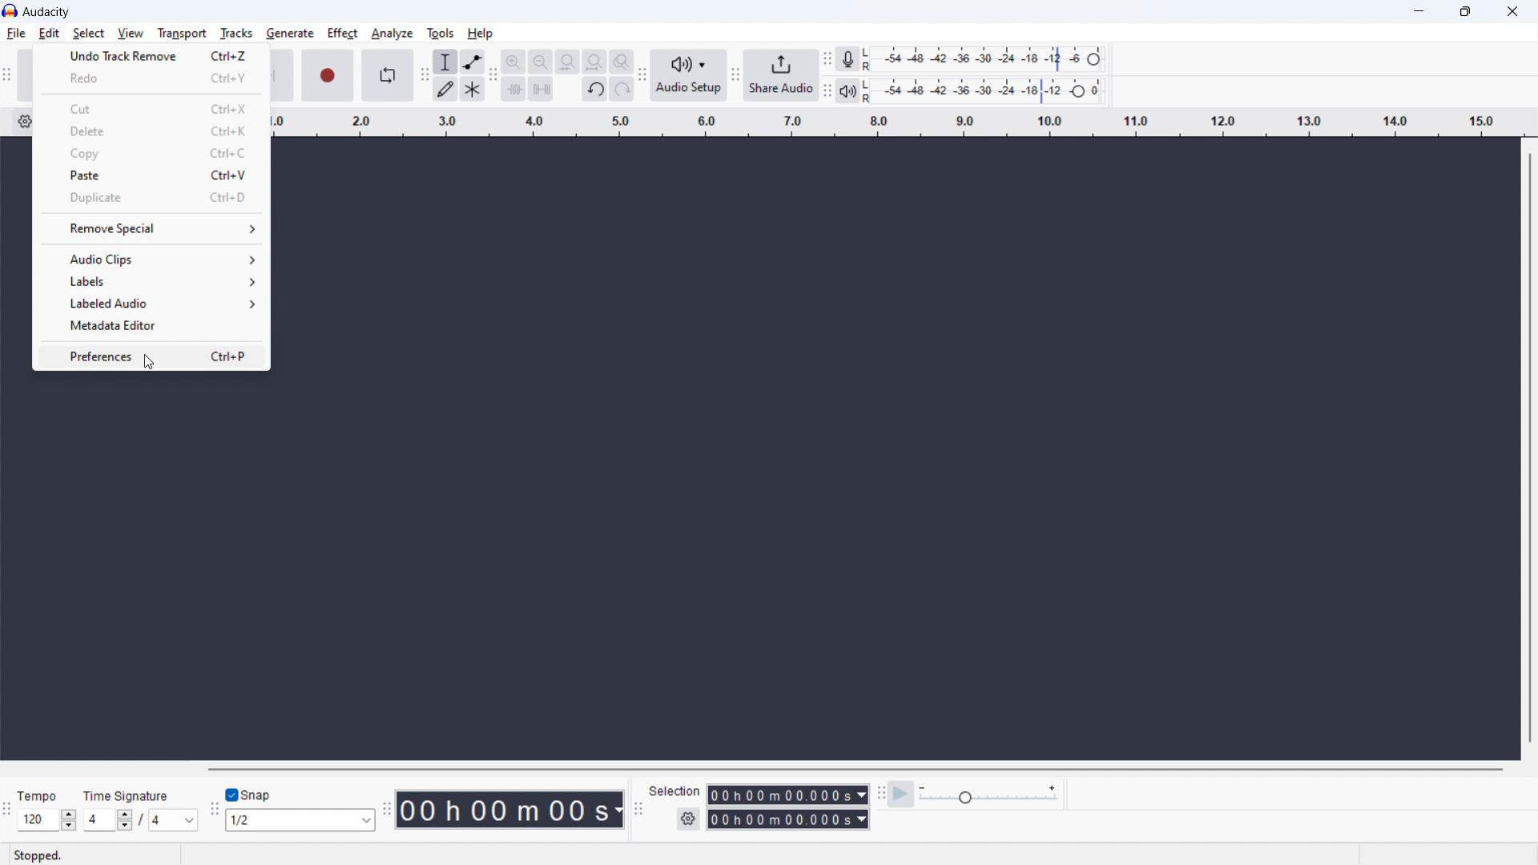  What do you see at coordinates (342, 33) in the screenshot?
I see `effect` at bounding box center [342, 33].